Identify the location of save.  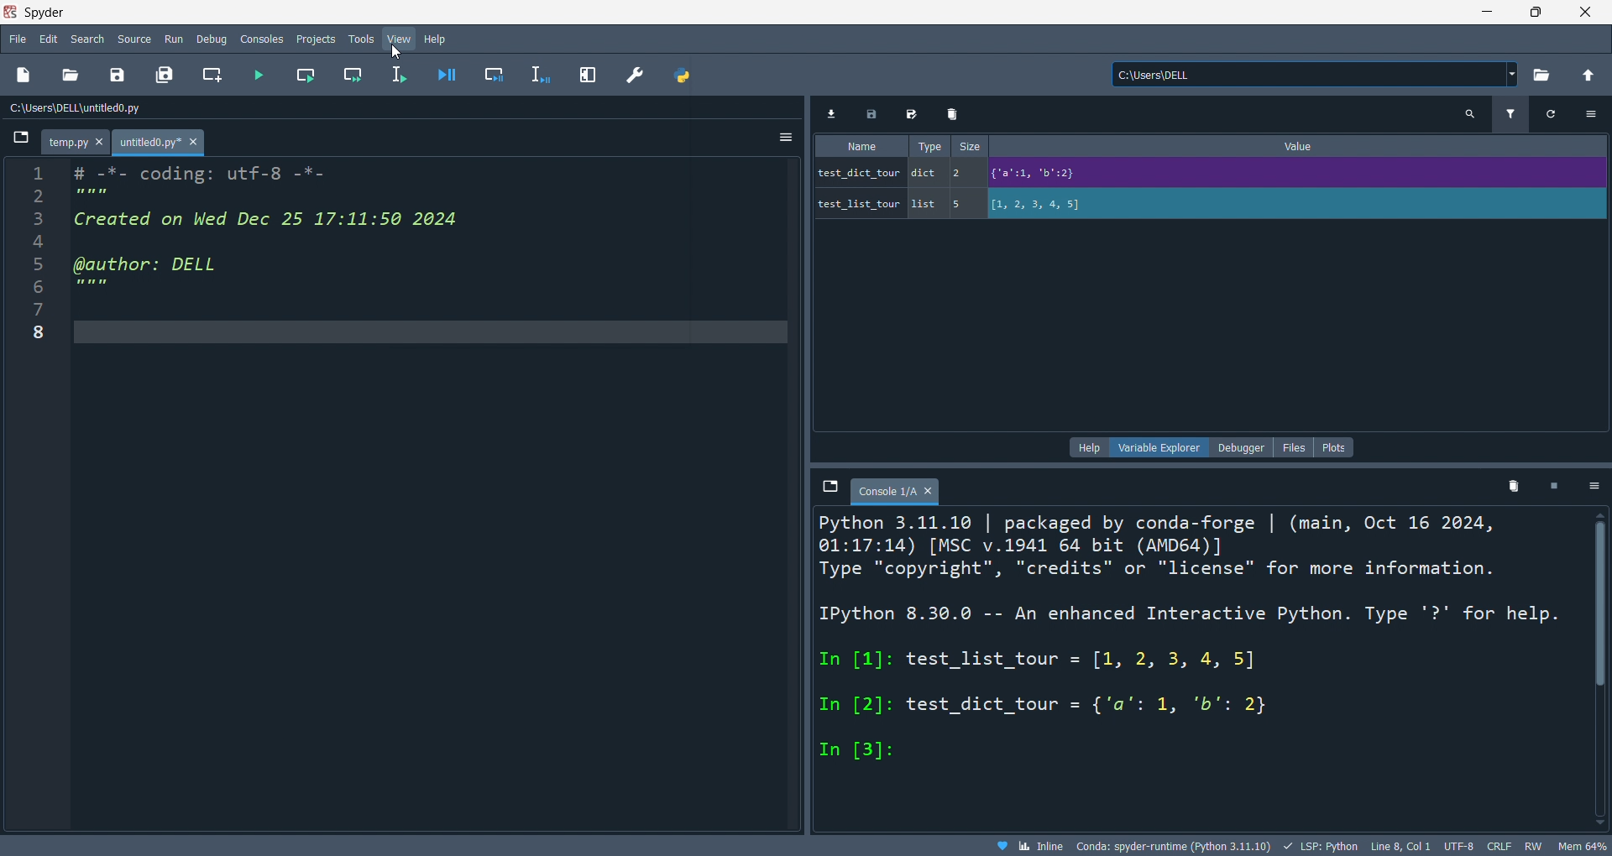
(114, 77).